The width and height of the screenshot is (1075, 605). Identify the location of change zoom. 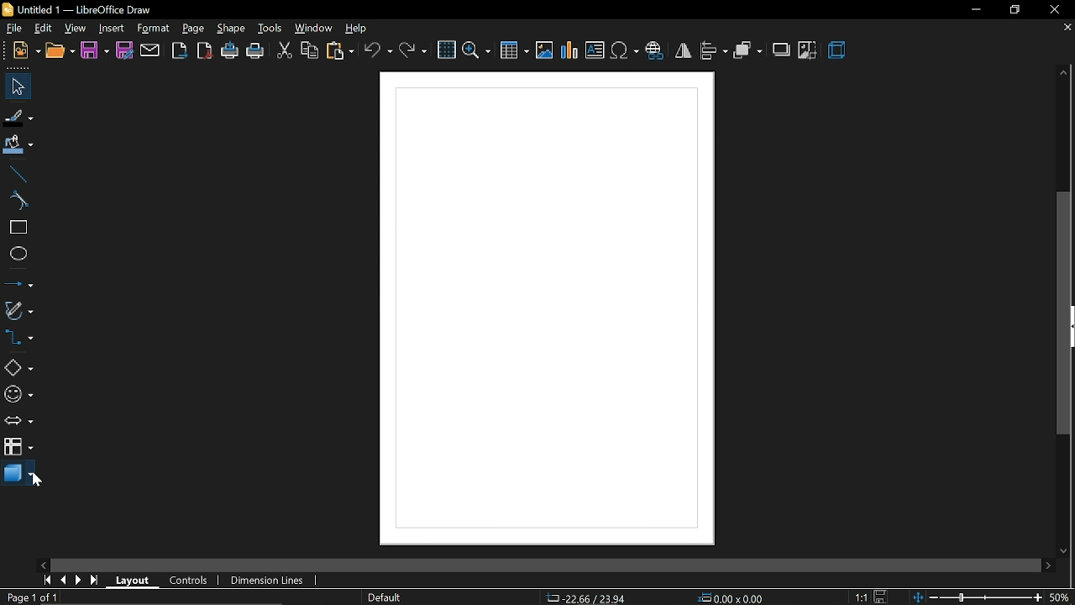
(978, 598).